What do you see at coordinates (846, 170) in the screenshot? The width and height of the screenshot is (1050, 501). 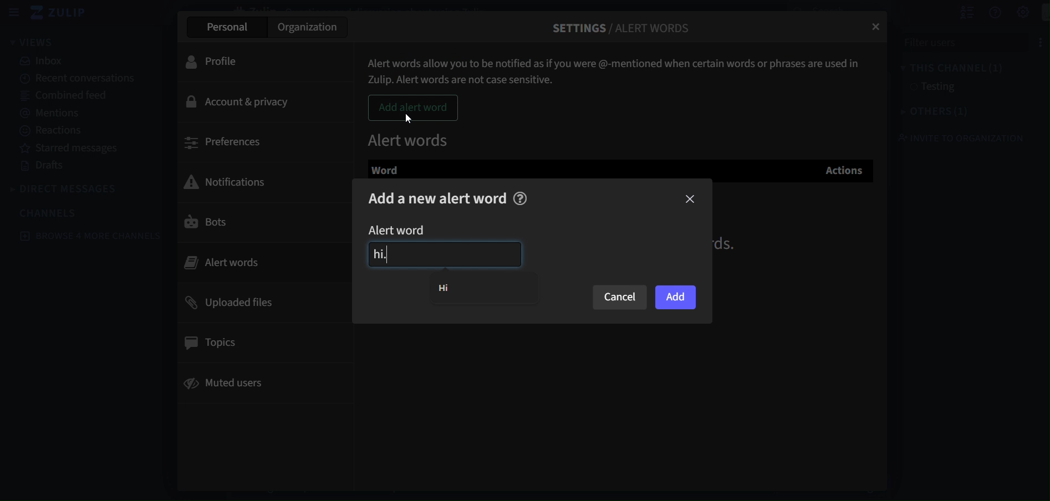 I see `Actions` at bounding box center [846, 170].